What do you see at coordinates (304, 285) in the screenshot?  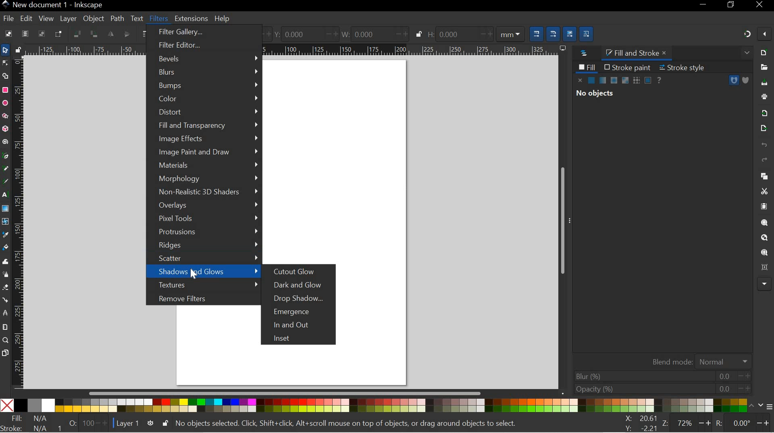 I see `DARK AND GLOW` at bounding box center [304, 285].